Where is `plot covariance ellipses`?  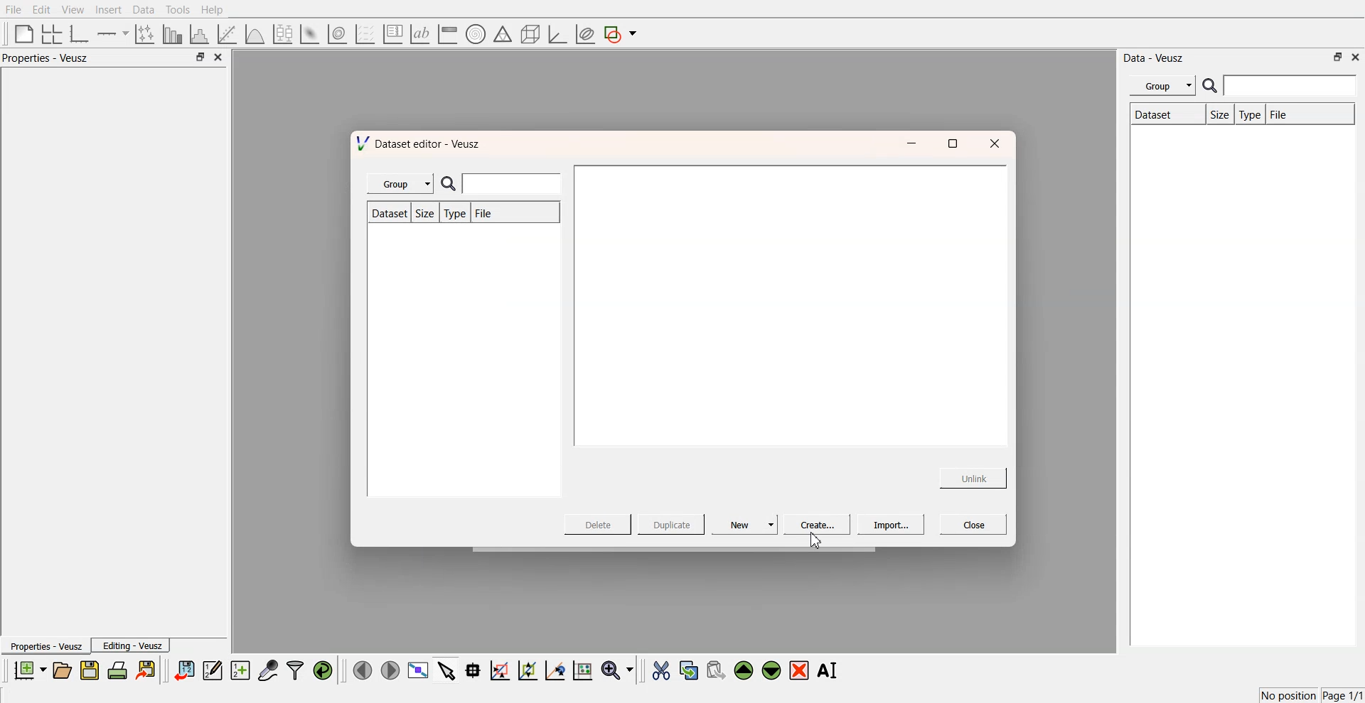
plot covariance ellipses is located at coordinates (584, 35).